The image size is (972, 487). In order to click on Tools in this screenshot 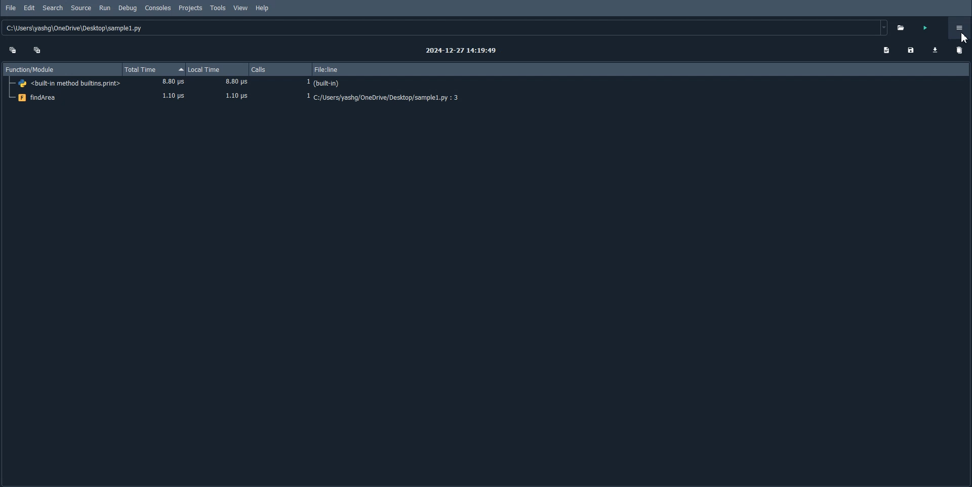, I will do `click(218, 8)`.